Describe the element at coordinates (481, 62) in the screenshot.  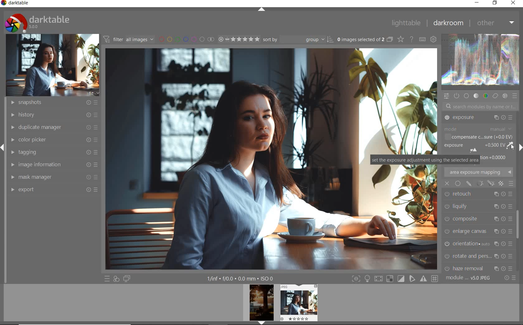
I see `WAVEFORM` at that location.